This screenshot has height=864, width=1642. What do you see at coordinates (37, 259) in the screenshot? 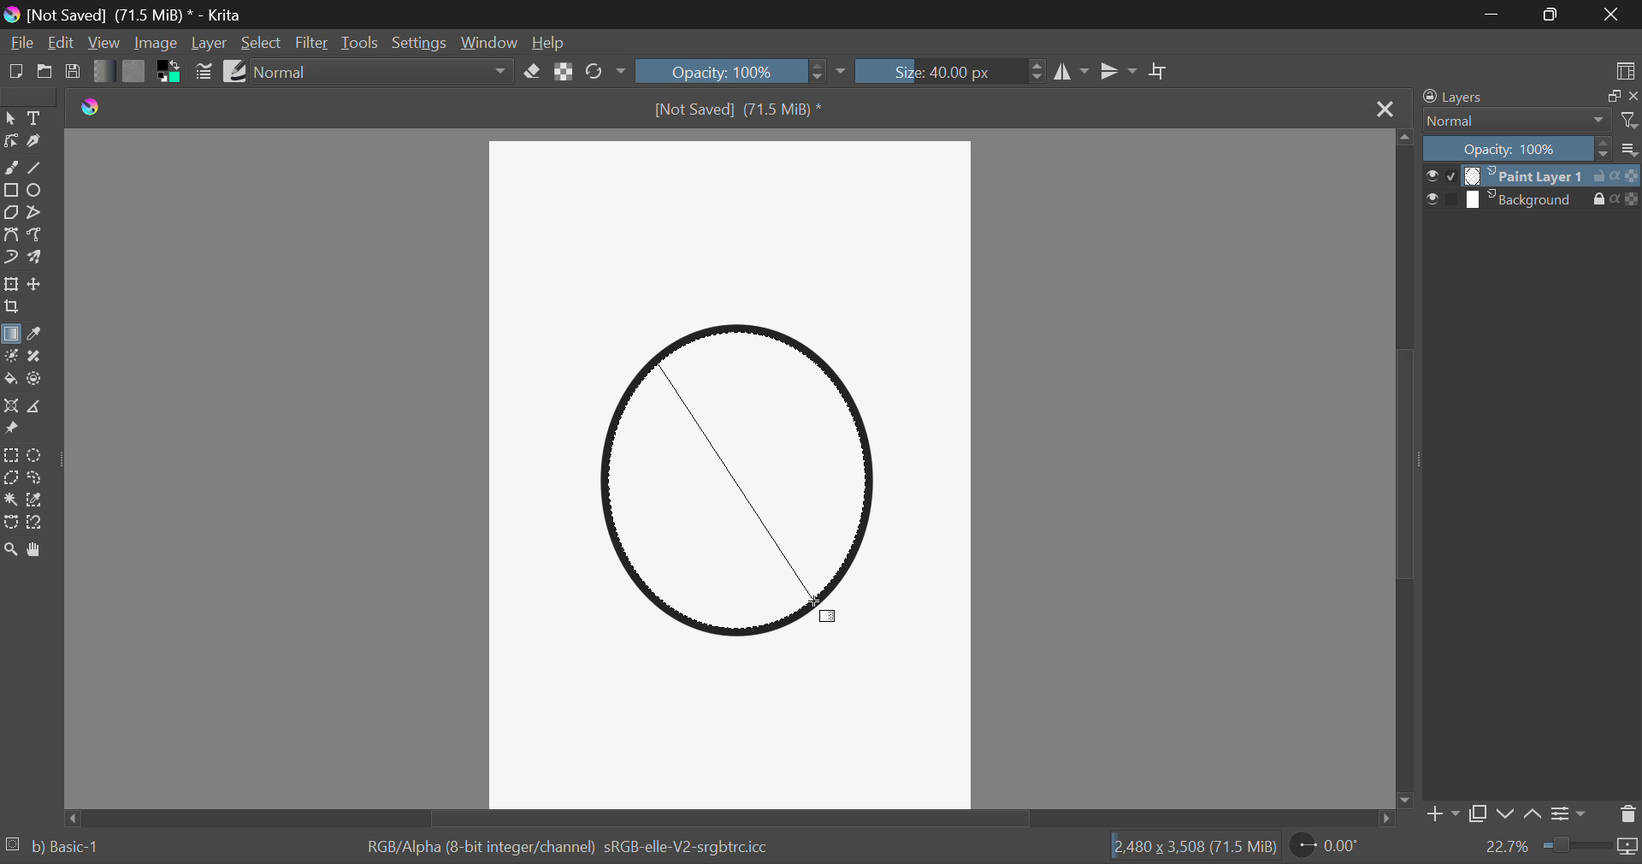
I see `Multibrush` at bounding box center [37, 259].